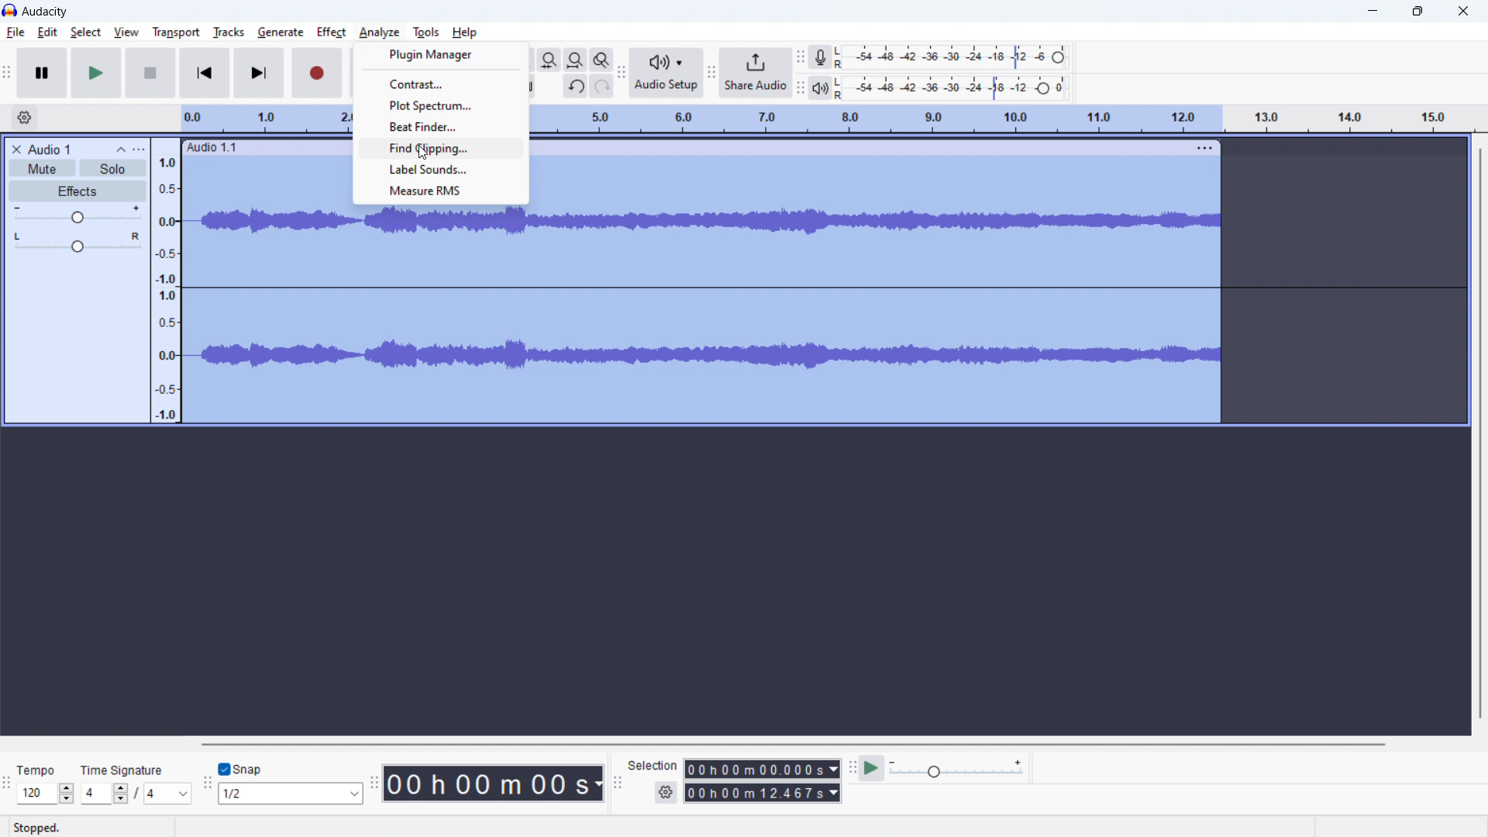 Image resolution: width=1488 pixels, height=837 pixels. Describe the element at coordinates (442, 84) in the screenshot. I see `contrast` at that location.